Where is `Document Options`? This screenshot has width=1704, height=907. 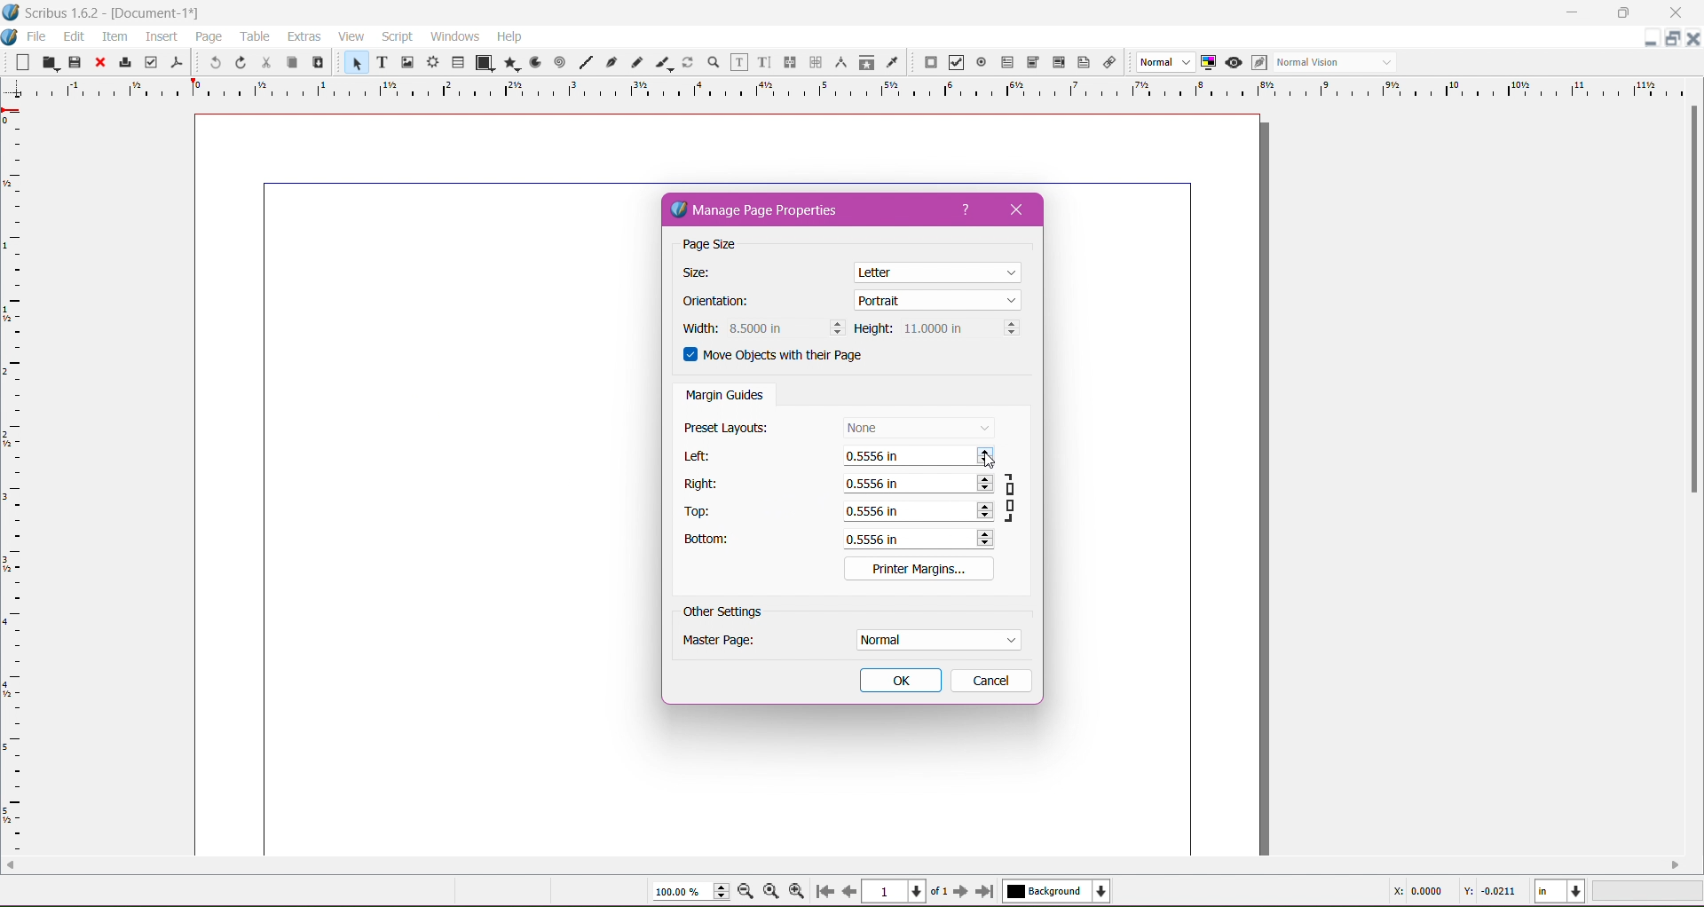
Document Options is located at coordinates (11, 35).